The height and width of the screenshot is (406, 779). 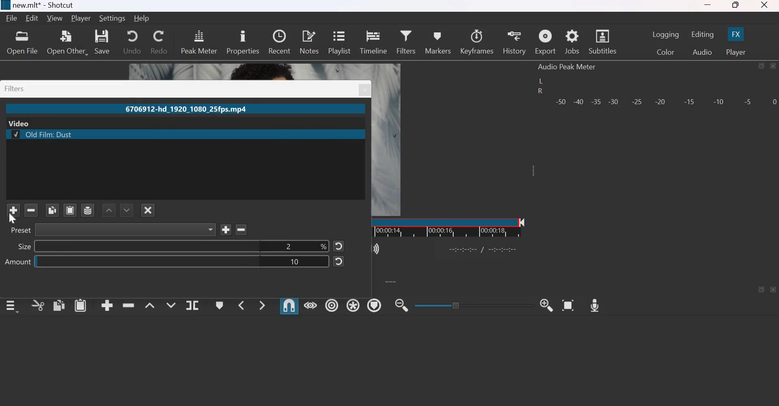 What do you see at coordinates (188, 109) in the screenshot?
I see `mp4 file` at bounding box center [188, 109].